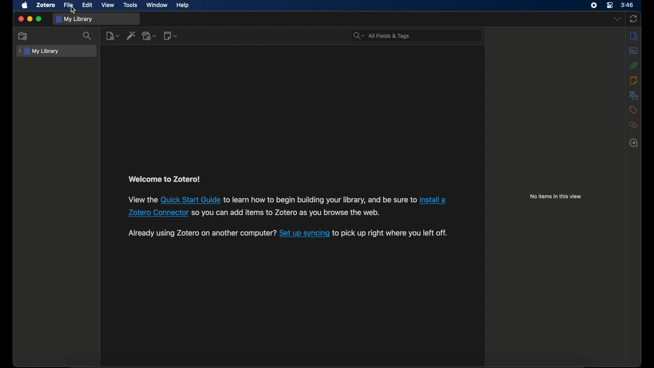  Describe the element at coordinates (29, 19) in the screenshot. I see `minimize` at that location.